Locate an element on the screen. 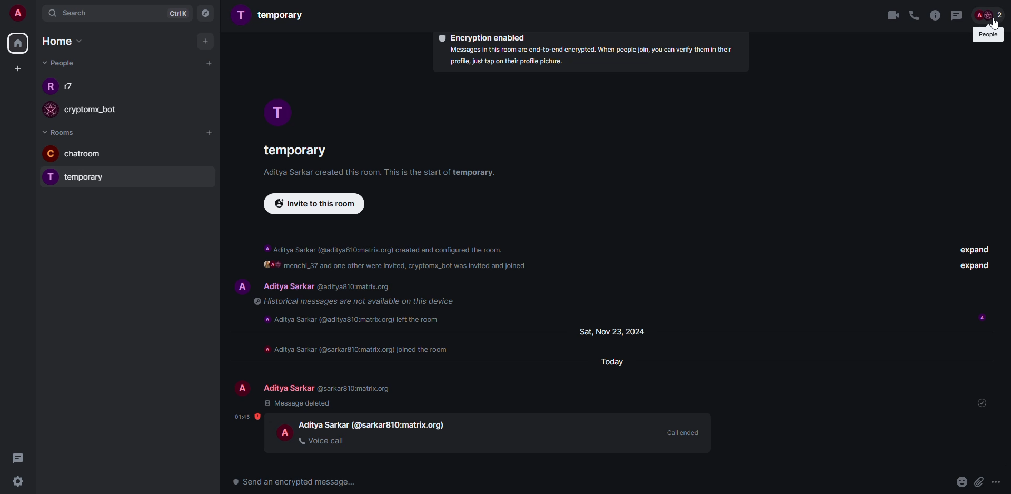 This screenshot has width=1011, height=494. profile is located at coordinates (285, 432).